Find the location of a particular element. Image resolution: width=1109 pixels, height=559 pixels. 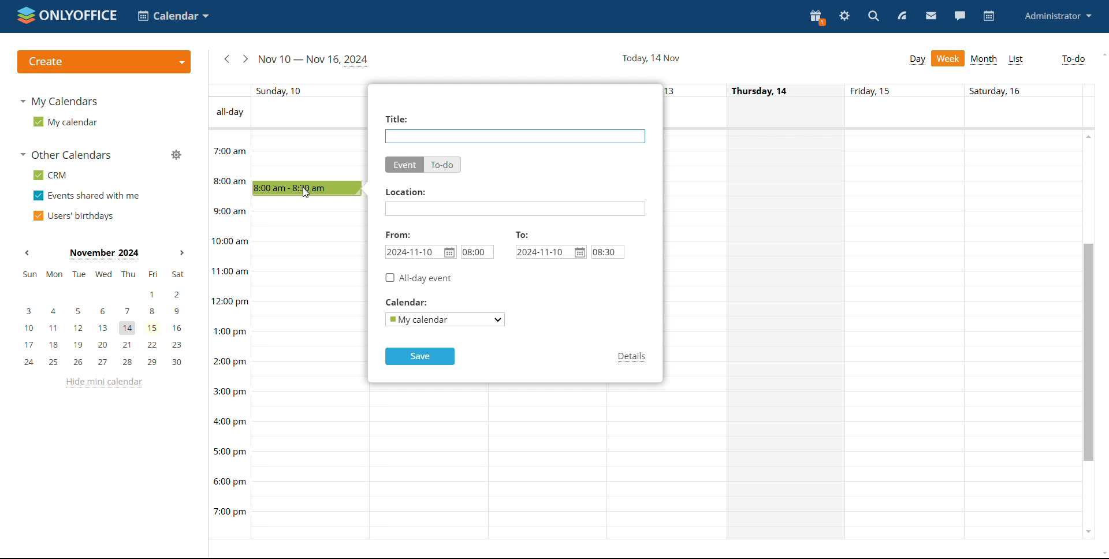

scroll up is located at coordinates (1088, 137).